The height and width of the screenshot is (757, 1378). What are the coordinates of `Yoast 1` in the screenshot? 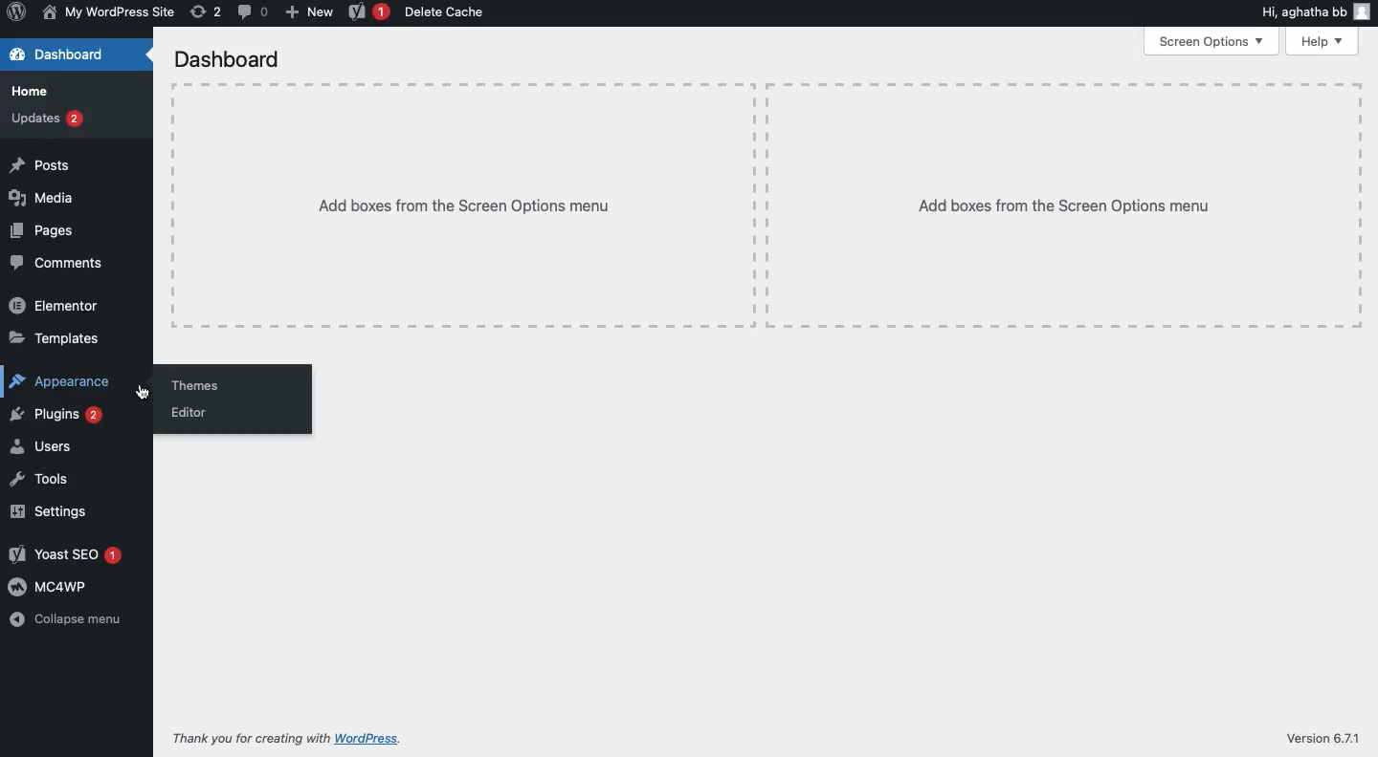 It's located at (368, 12).